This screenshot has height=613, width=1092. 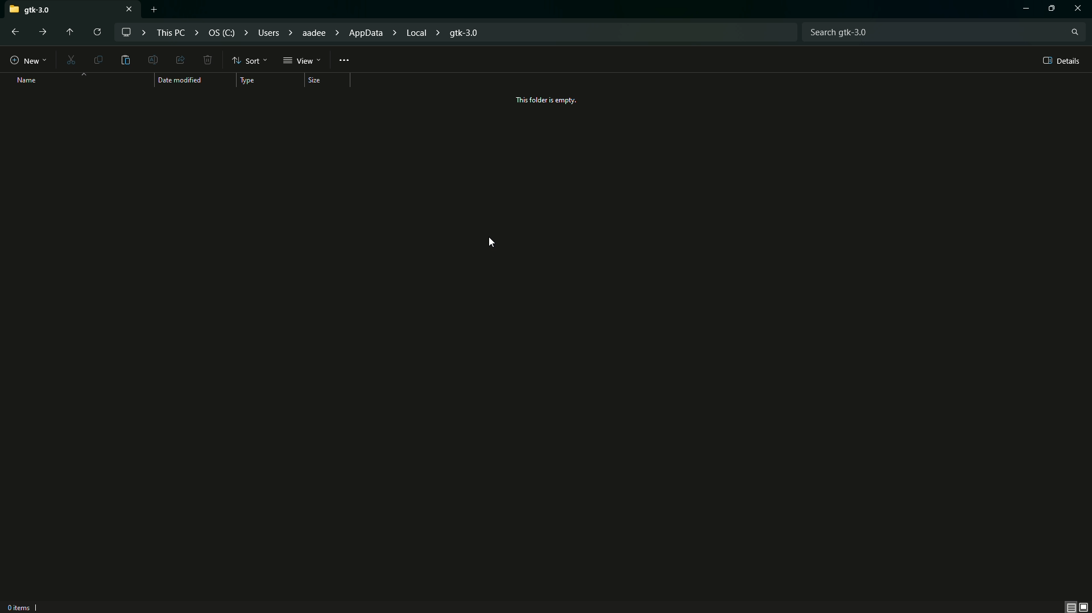 I want to click on Move up, so click(x=68, y=33).